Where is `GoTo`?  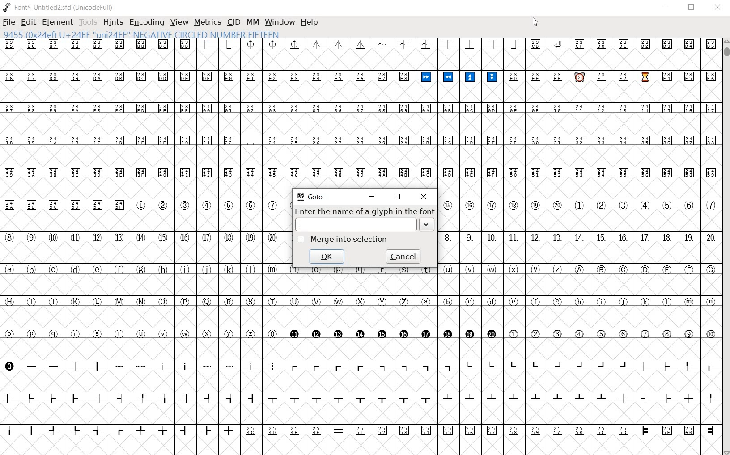 GoTo is located at coordinates (309, 197).